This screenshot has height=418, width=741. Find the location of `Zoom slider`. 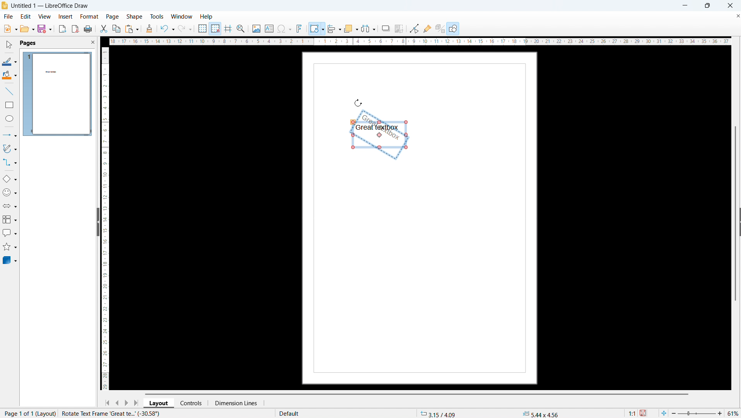

Zoom slider is located at coordinates (698, 414).